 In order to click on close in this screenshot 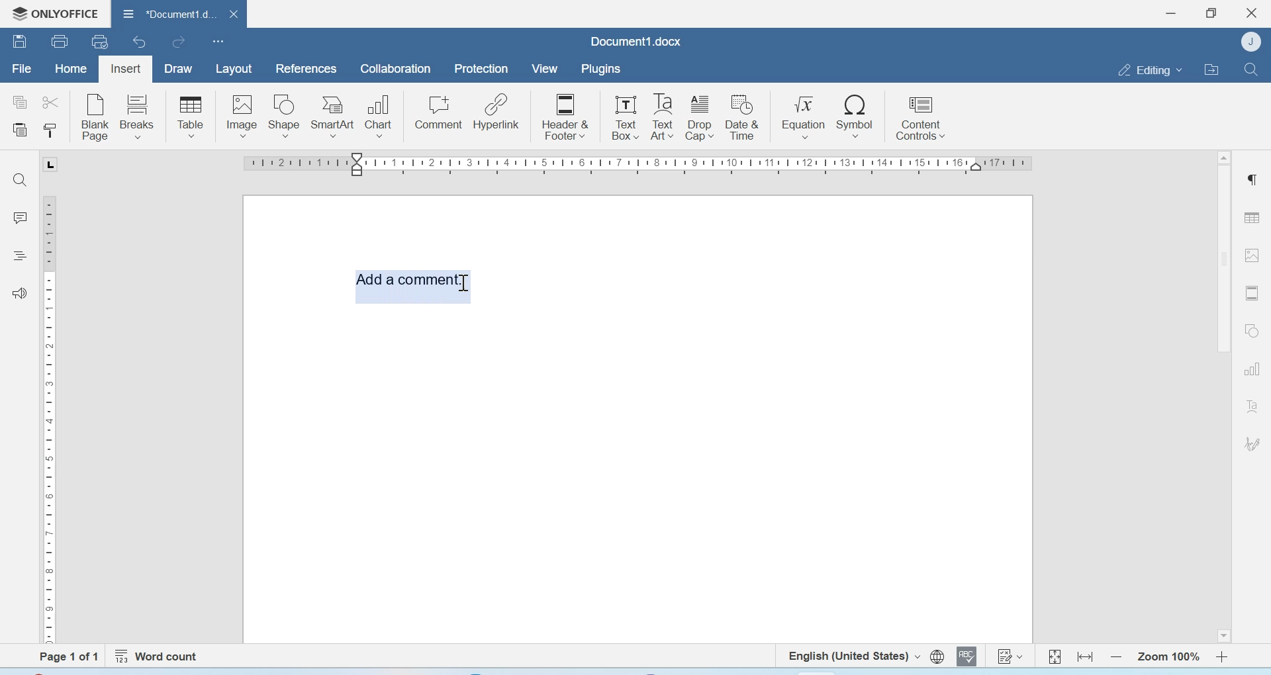, I will do `click(238, 13)`.